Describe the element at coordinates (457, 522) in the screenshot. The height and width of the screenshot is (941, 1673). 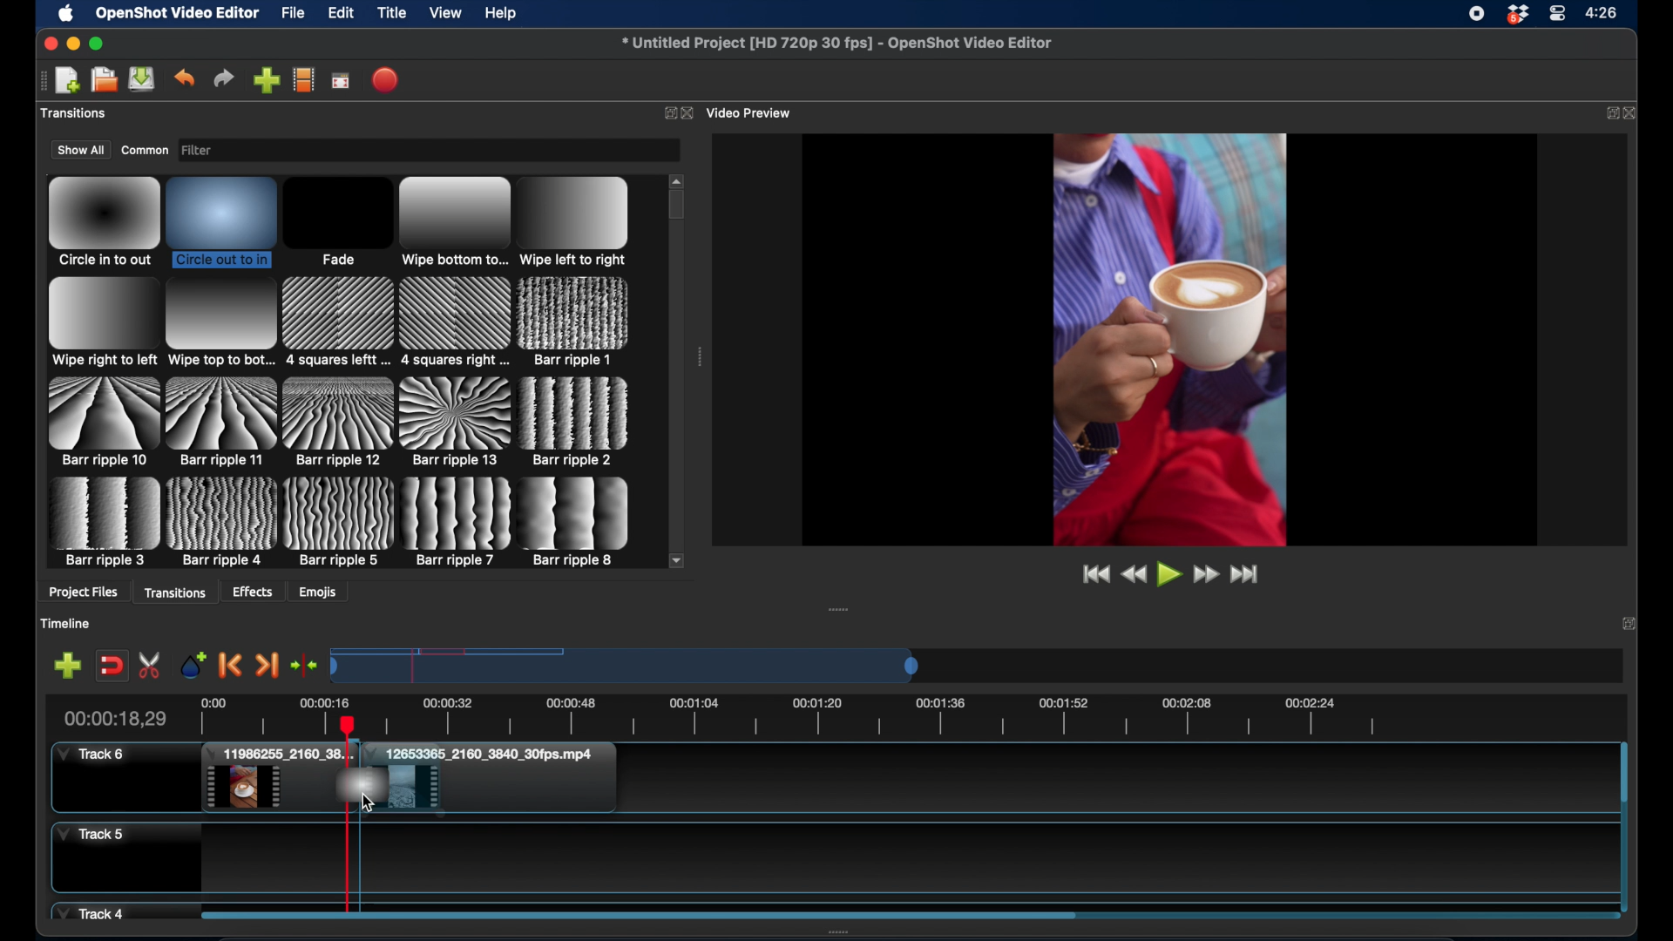
I see `transition` at that location.